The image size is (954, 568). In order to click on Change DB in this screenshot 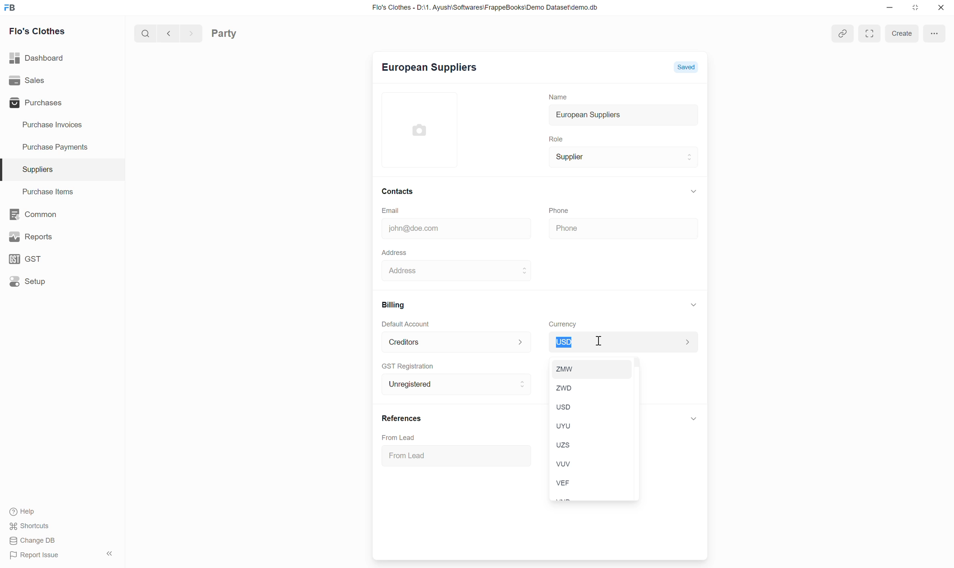, I will do `click(33, 540)`.